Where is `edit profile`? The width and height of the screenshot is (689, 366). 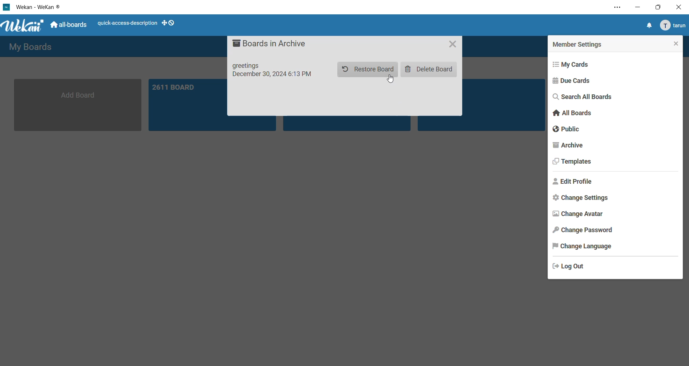 edit profile is located at coordinates (575, 182).